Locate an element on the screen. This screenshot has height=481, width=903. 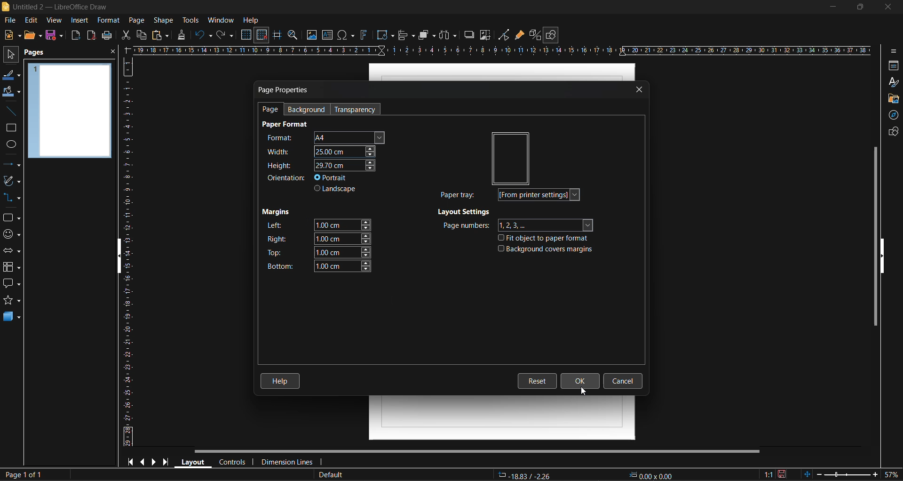
vertical ruler is located at coordinates (127, 254).